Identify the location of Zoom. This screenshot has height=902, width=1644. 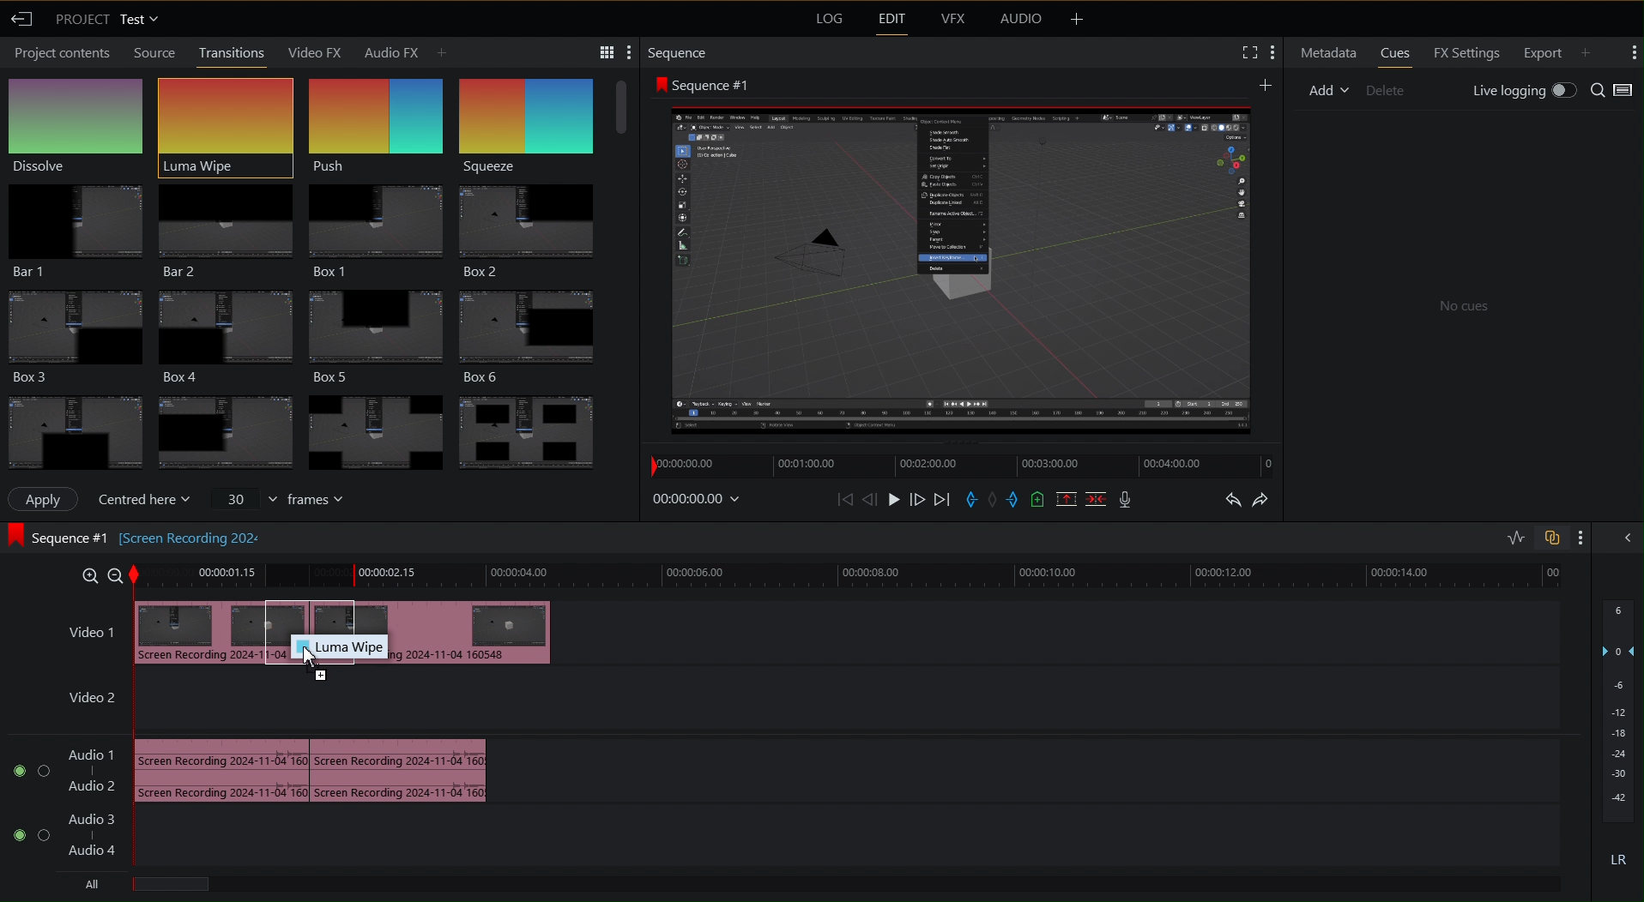
(98, 574).